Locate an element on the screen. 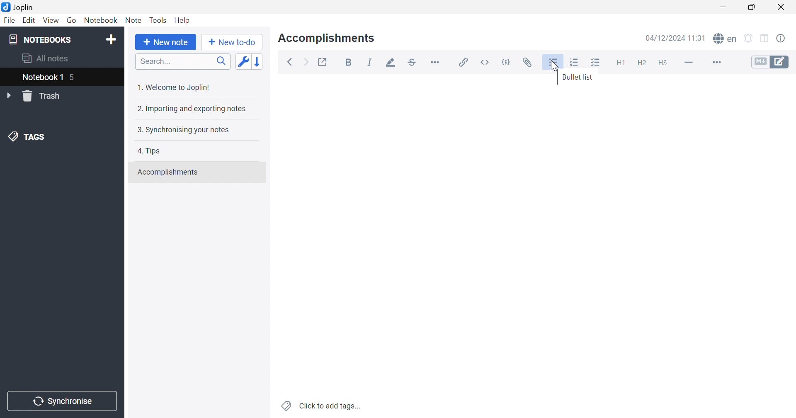 Image resolution: width=796 pixels, height=418 pixels. 3. Synchronising your notes is located at coordinates (183, 129).